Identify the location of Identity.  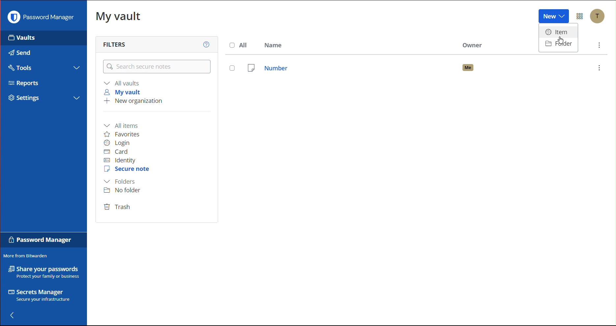
(120, 161).